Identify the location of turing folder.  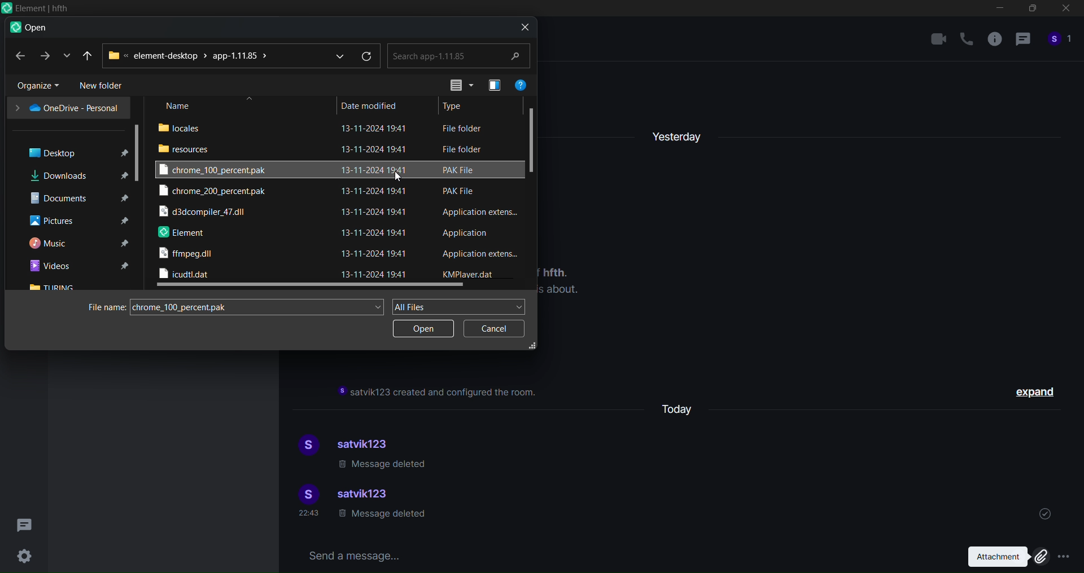
(54, 287).